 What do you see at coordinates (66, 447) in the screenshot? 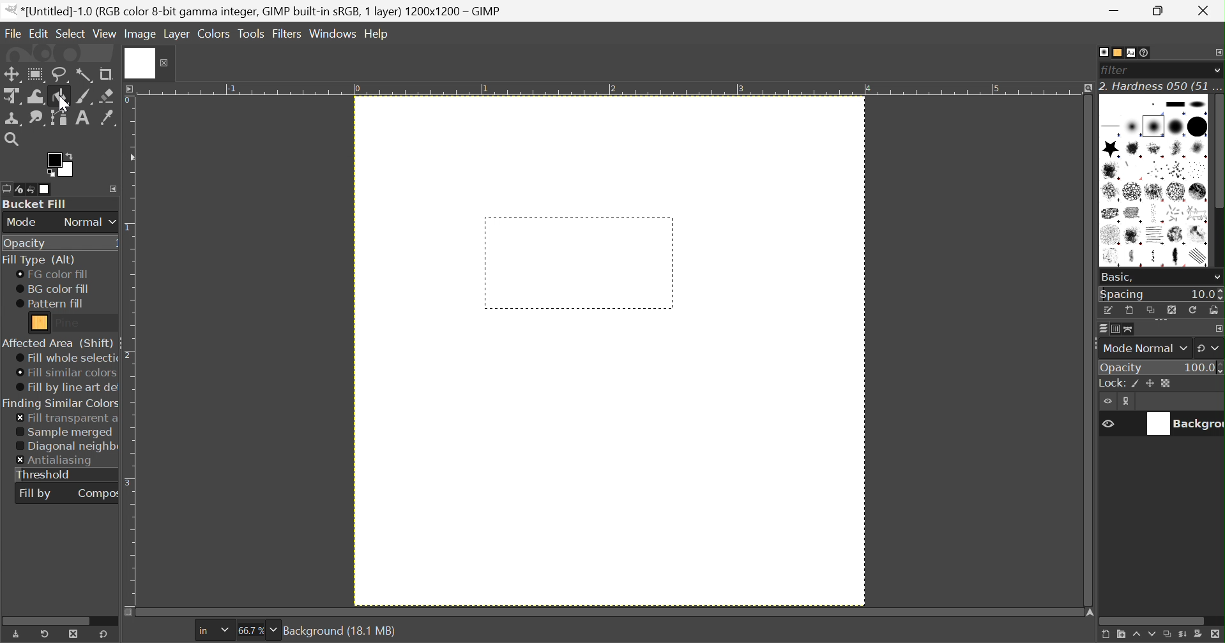
I see `Diagonal neighbours` at bounding box center [66, 447].